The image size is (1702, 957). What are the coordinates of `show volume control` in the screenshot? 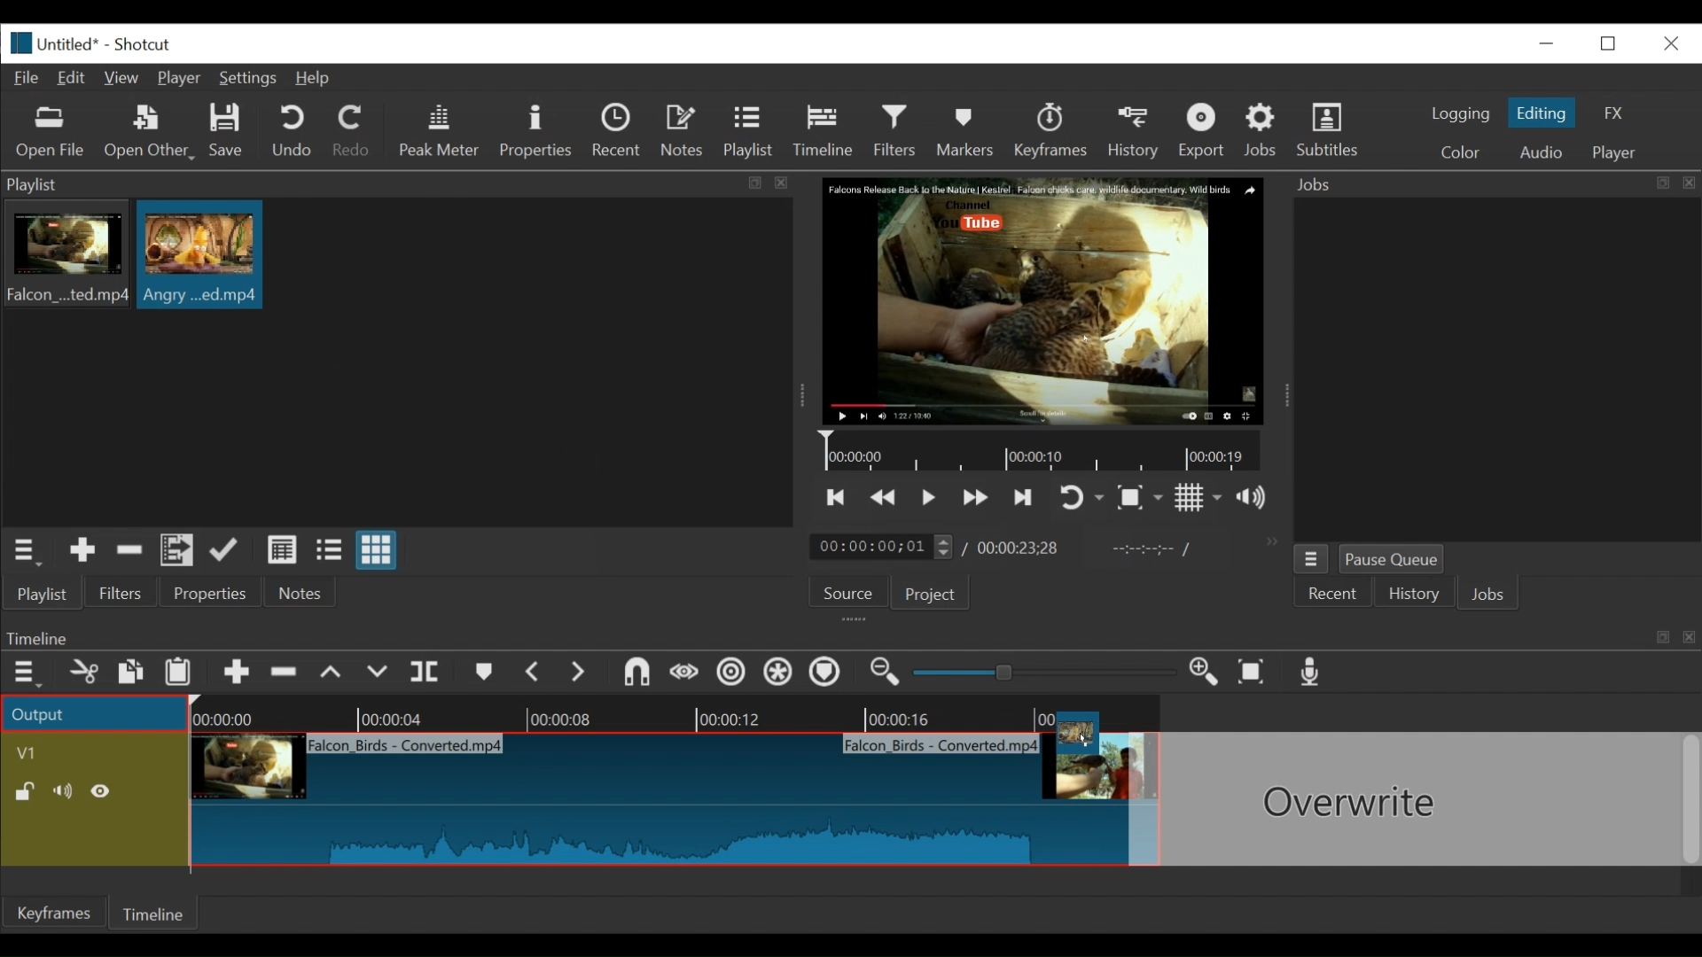 It's located at (1259, 499).